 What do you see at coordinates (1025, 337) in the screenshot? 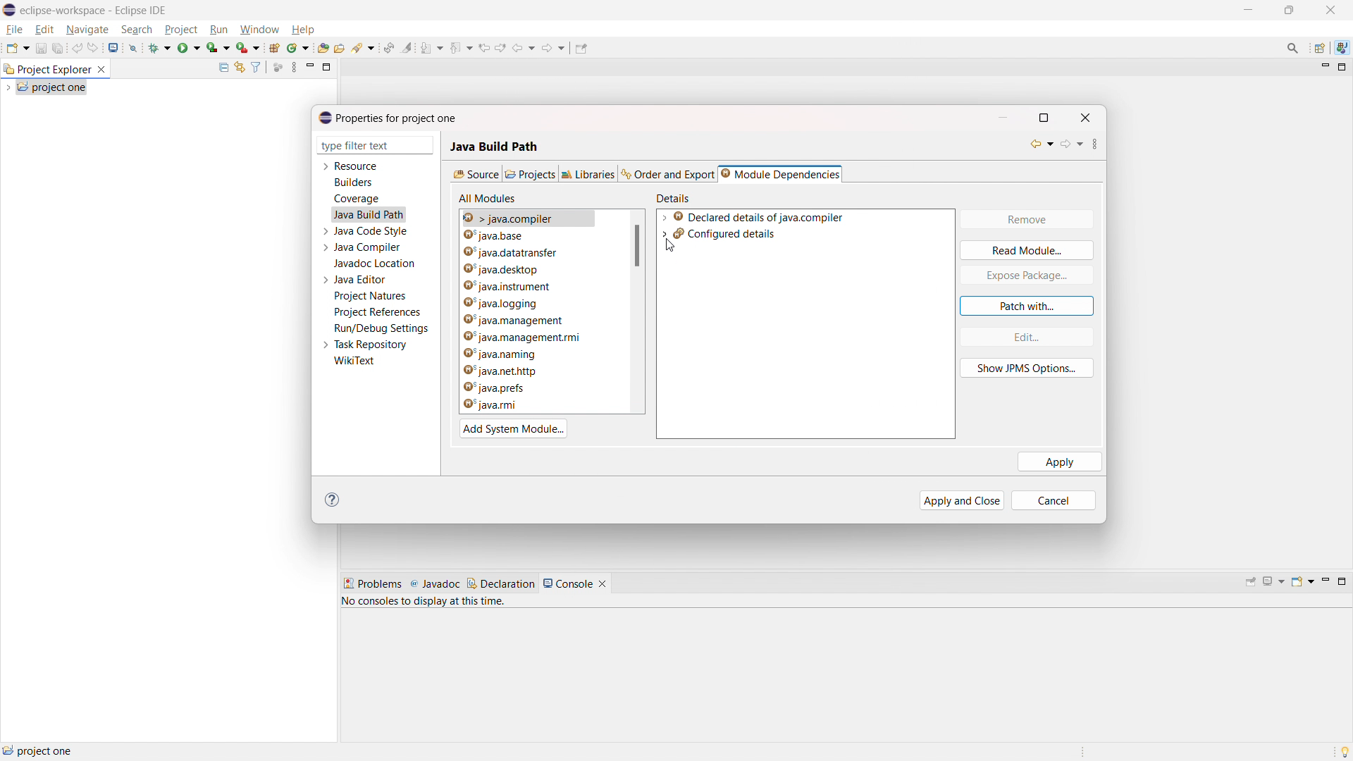
I see `edit` at bounding box center [1025, 337].